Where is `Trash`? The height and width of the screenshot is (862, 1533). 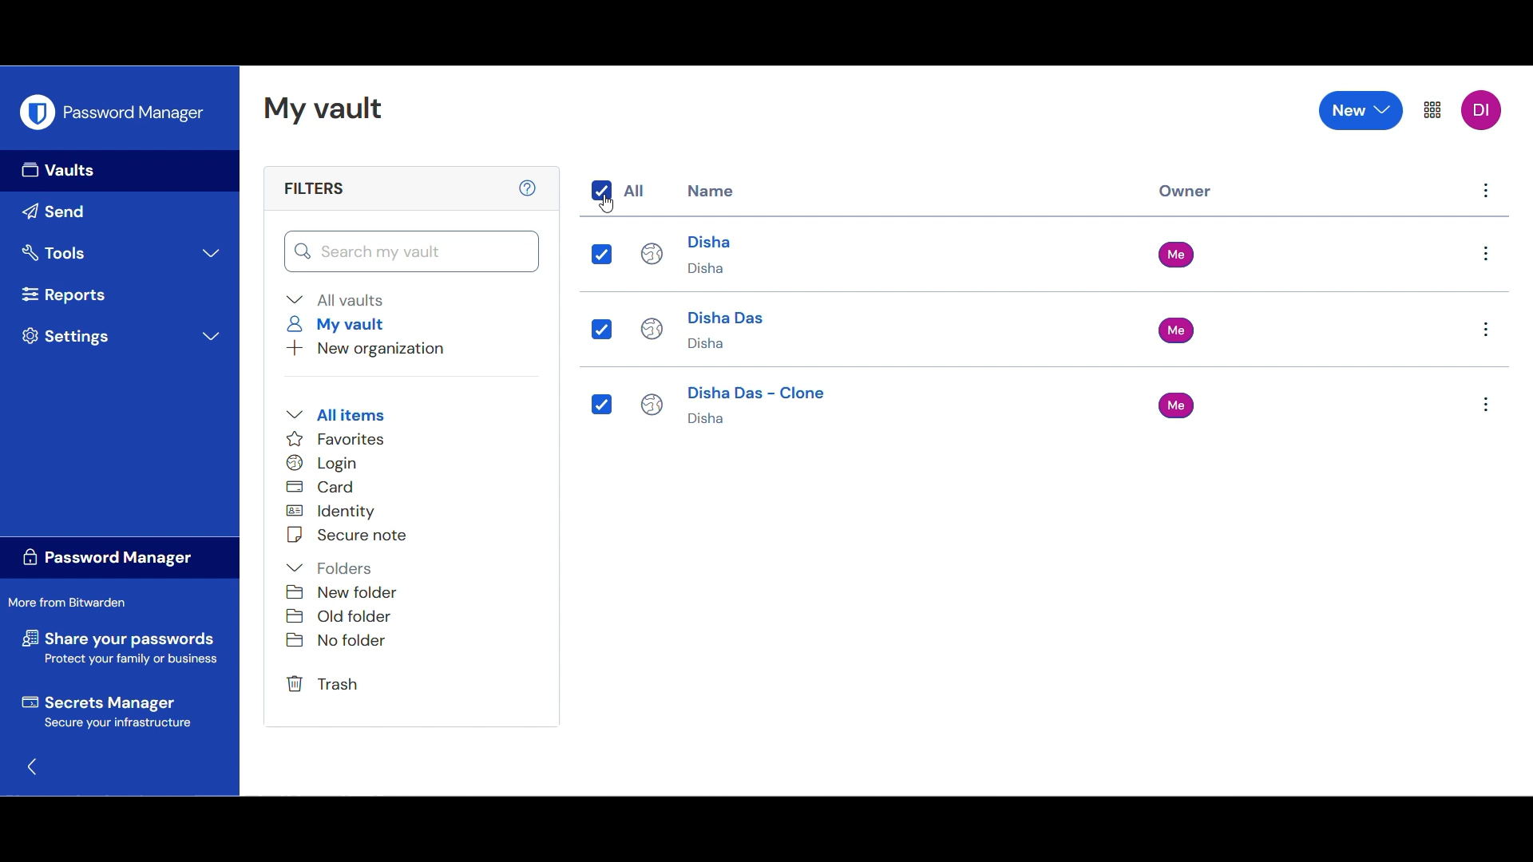
Trash is located at coordinates (326, 685).